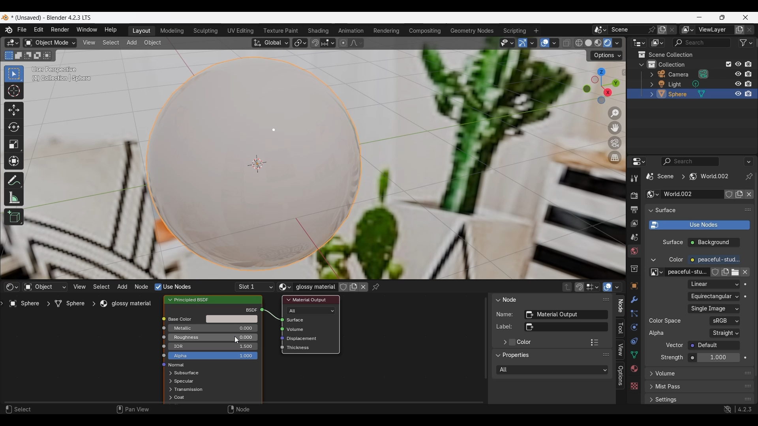  What do you see at coordinates (642, 65) in the screenshot?
I see `Collapse` at bounding box center [642, 65].